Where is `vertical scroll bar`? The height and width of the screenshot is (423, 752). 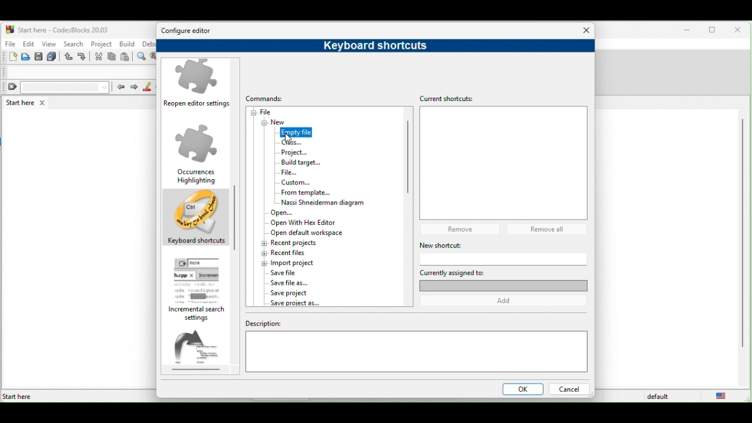 vertical scroll bar is located at coordinates (407, 160).